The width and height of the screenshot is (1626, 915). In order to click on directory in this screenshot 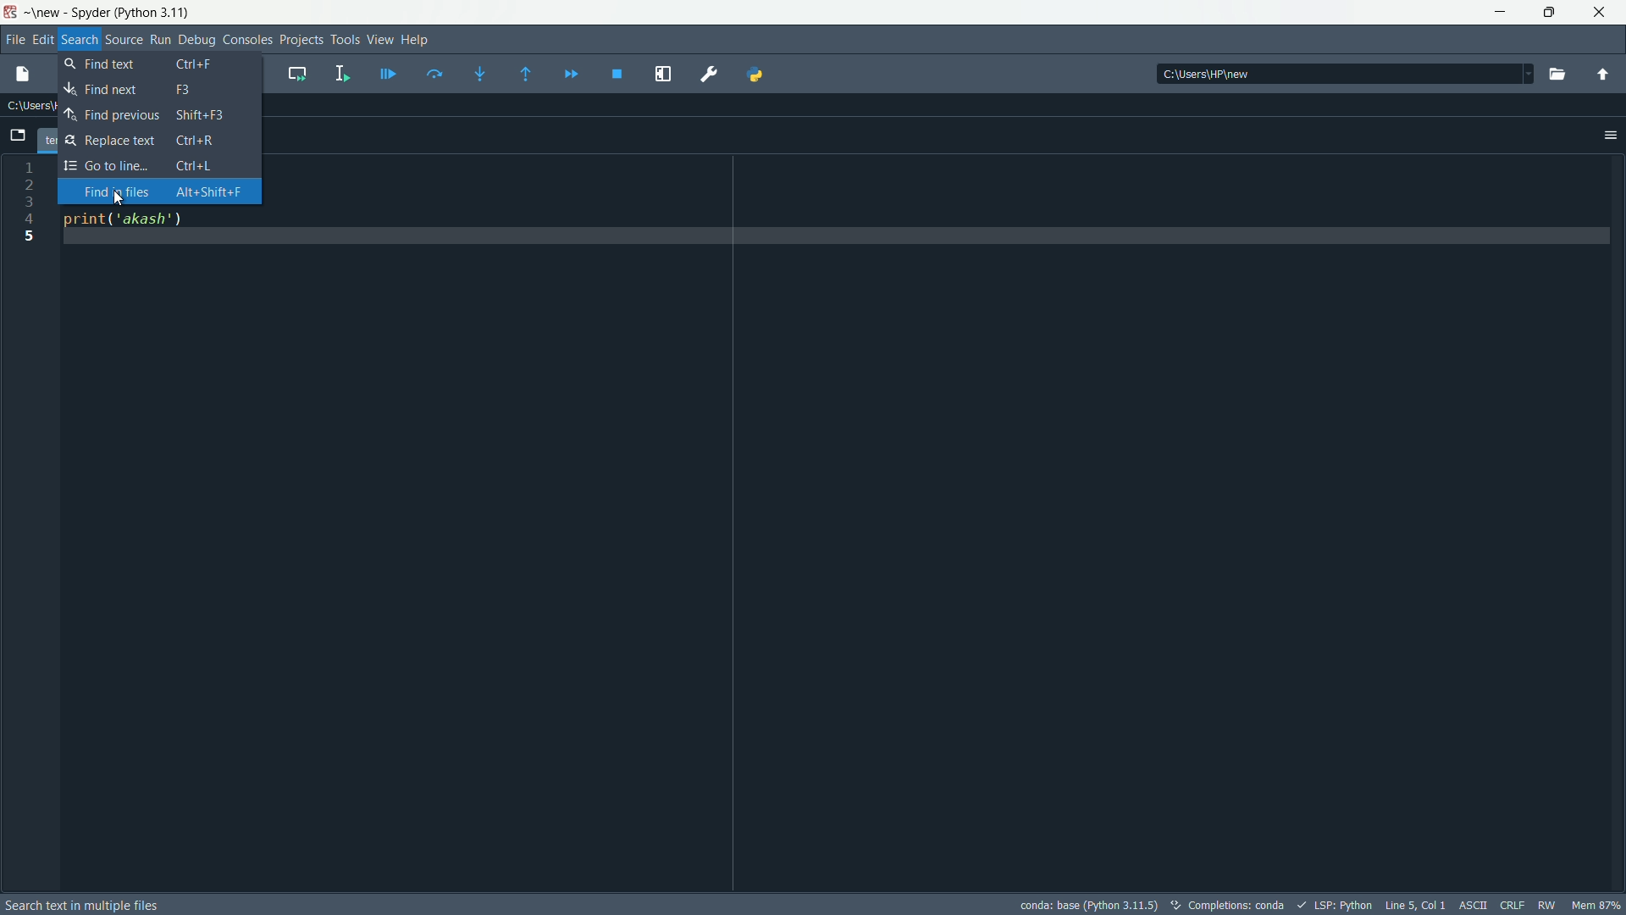, I will do `click(1345, 73)`.